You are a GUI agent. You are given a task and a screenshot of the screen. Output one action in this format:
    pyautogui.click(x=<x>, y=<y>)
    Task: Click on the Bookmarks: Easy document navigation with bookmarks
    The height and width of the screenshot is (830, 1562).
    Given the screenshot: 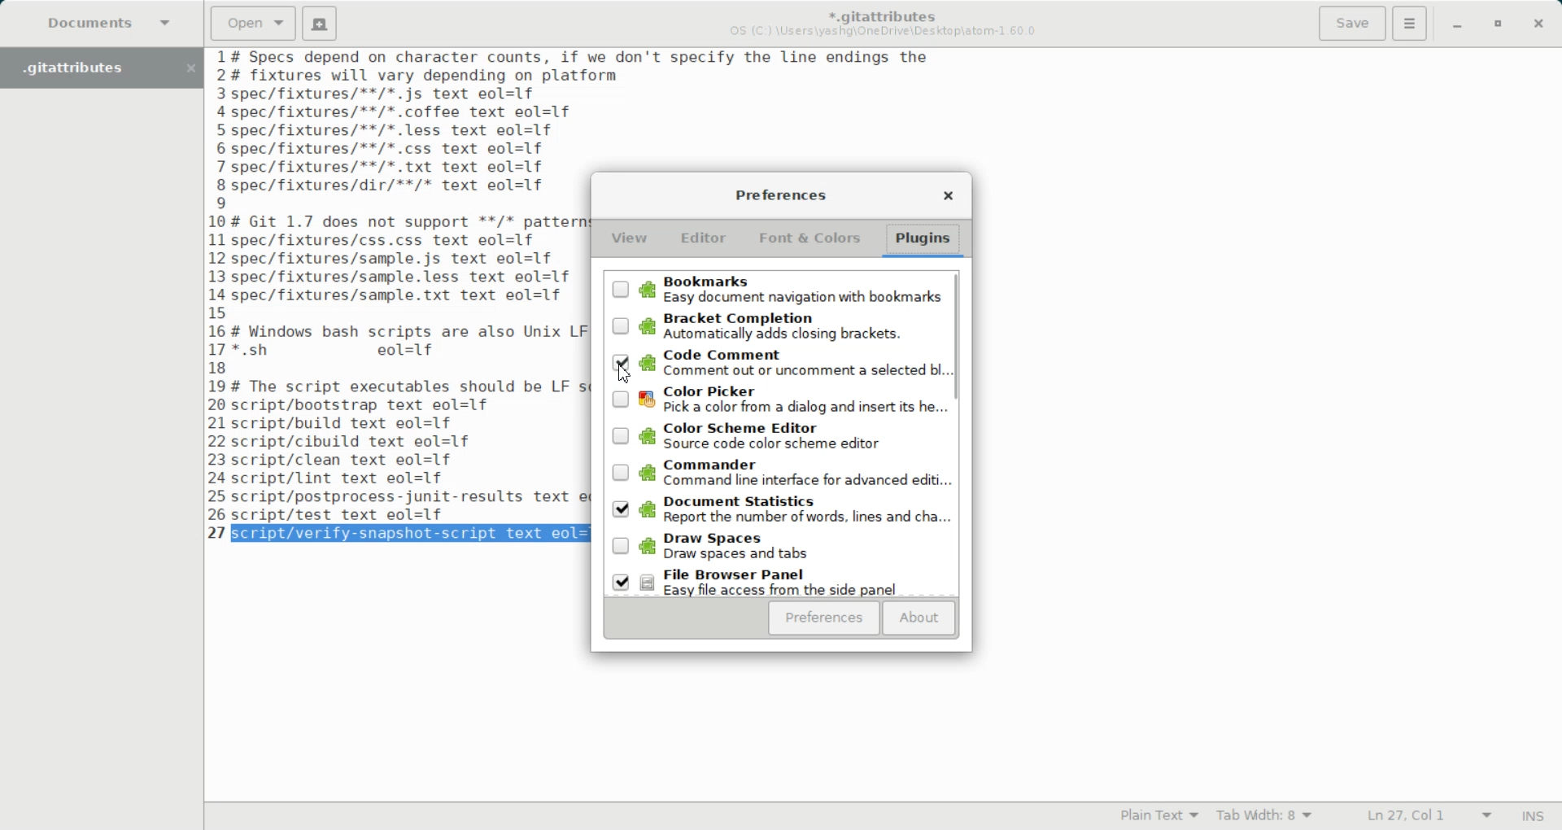 What is the action you would take?
    pyautogui.click(x=774, y=288)
    